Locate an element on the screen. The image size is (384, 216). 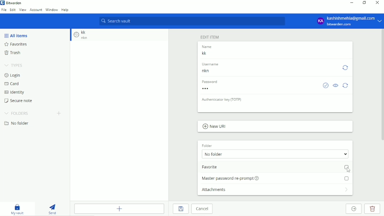
Secure note is located at coordinates (19, 101).